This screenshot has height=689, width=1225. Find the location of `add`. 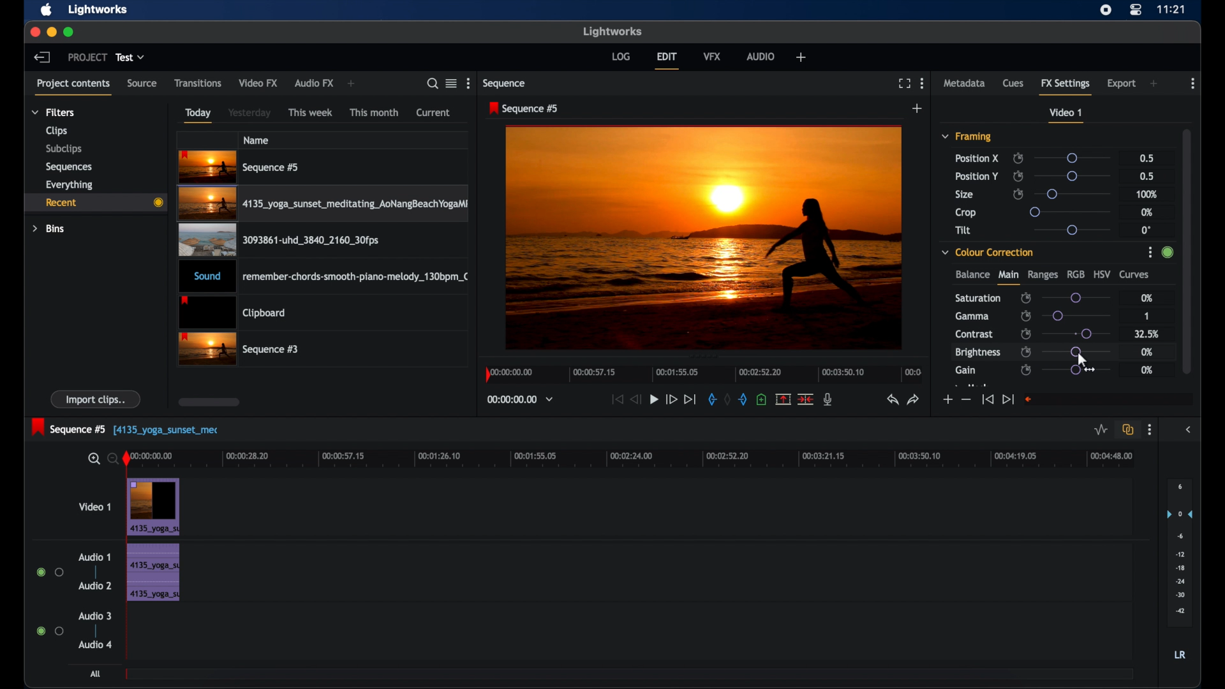

add is located at coordinates (801, 57).